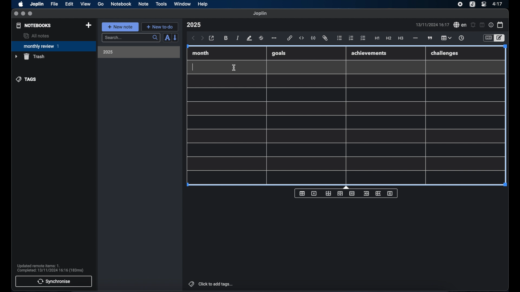  Describe the element at coordinates (160, 27) in the screenshot. I see `new to-do` at that location.